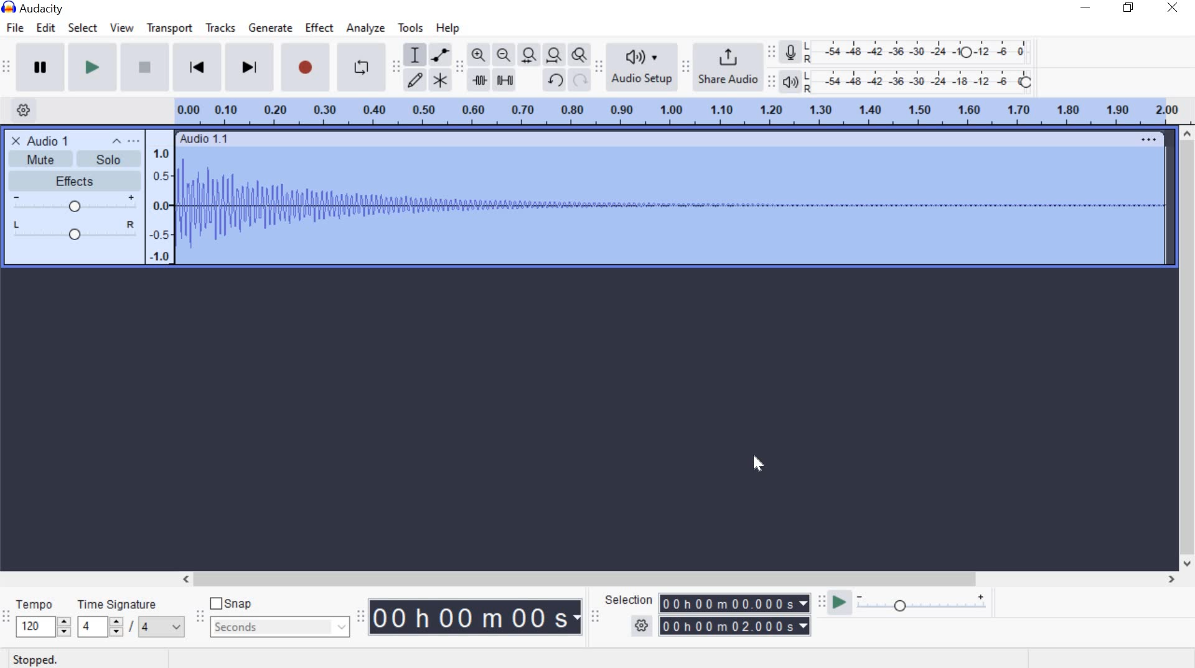 Image resolution: width=1195 pixels, height=668 pixels. Describe the element at coordinates (478, 54) in the screenshot. I see `Zoom In` at that location.